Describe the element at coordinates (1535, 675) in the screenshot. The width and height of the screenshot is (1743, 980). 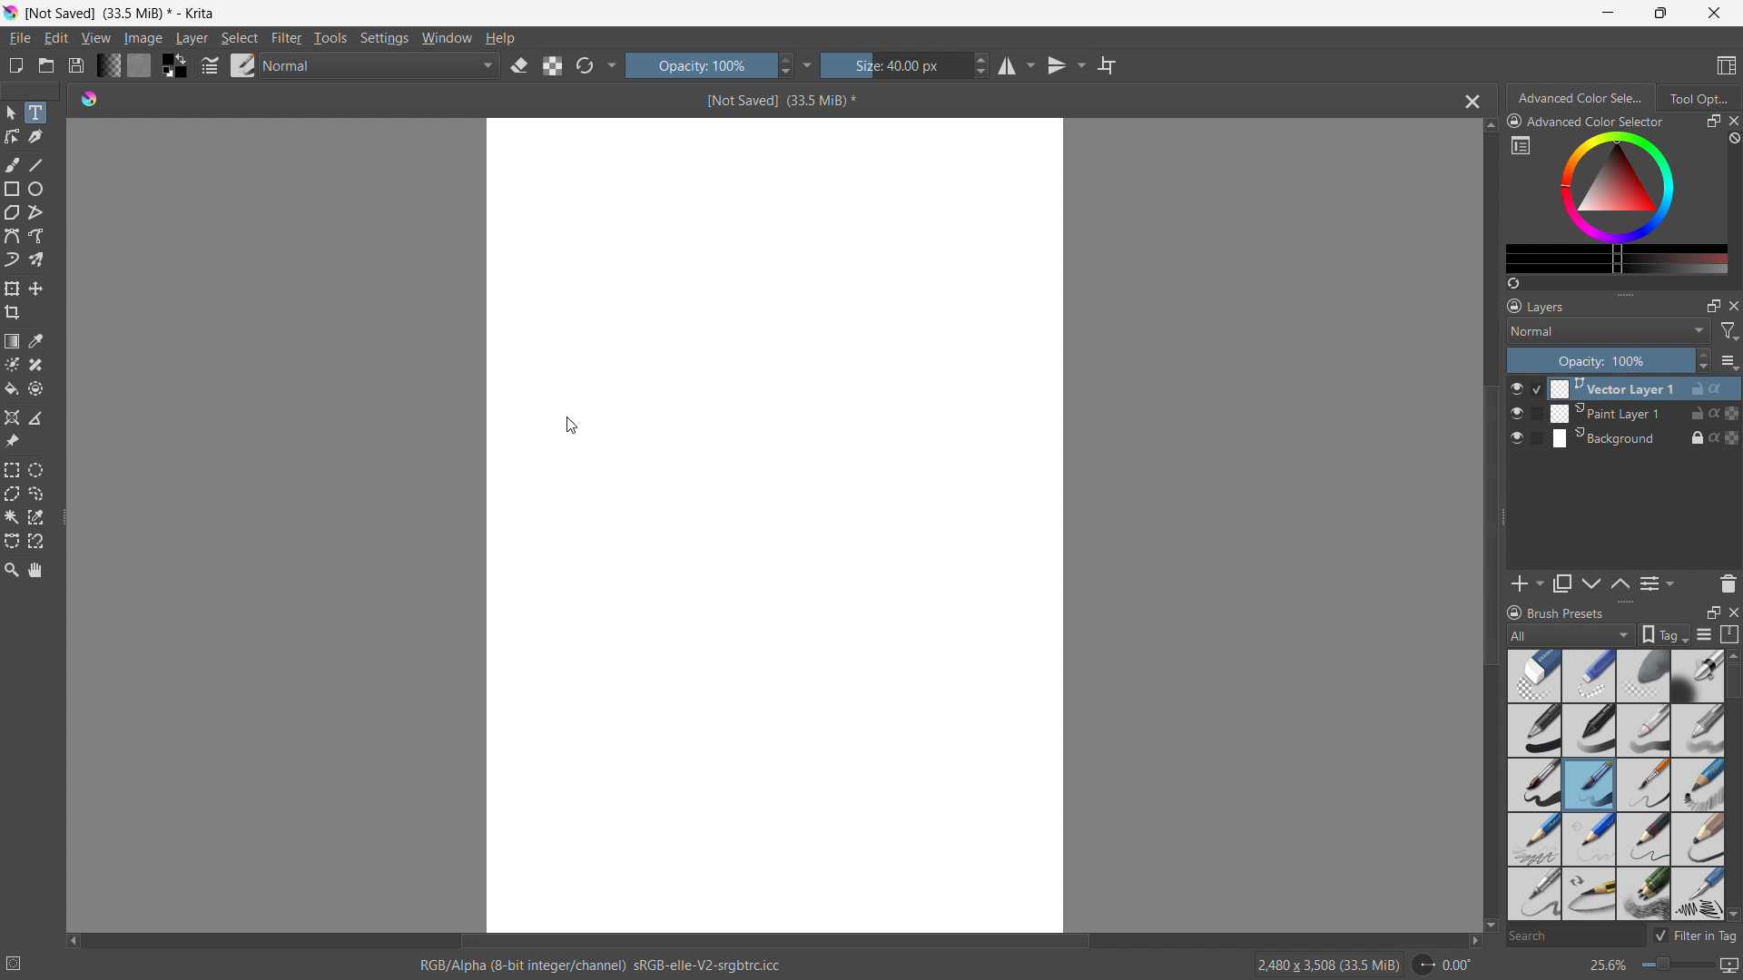
I see `Blur` at that location.